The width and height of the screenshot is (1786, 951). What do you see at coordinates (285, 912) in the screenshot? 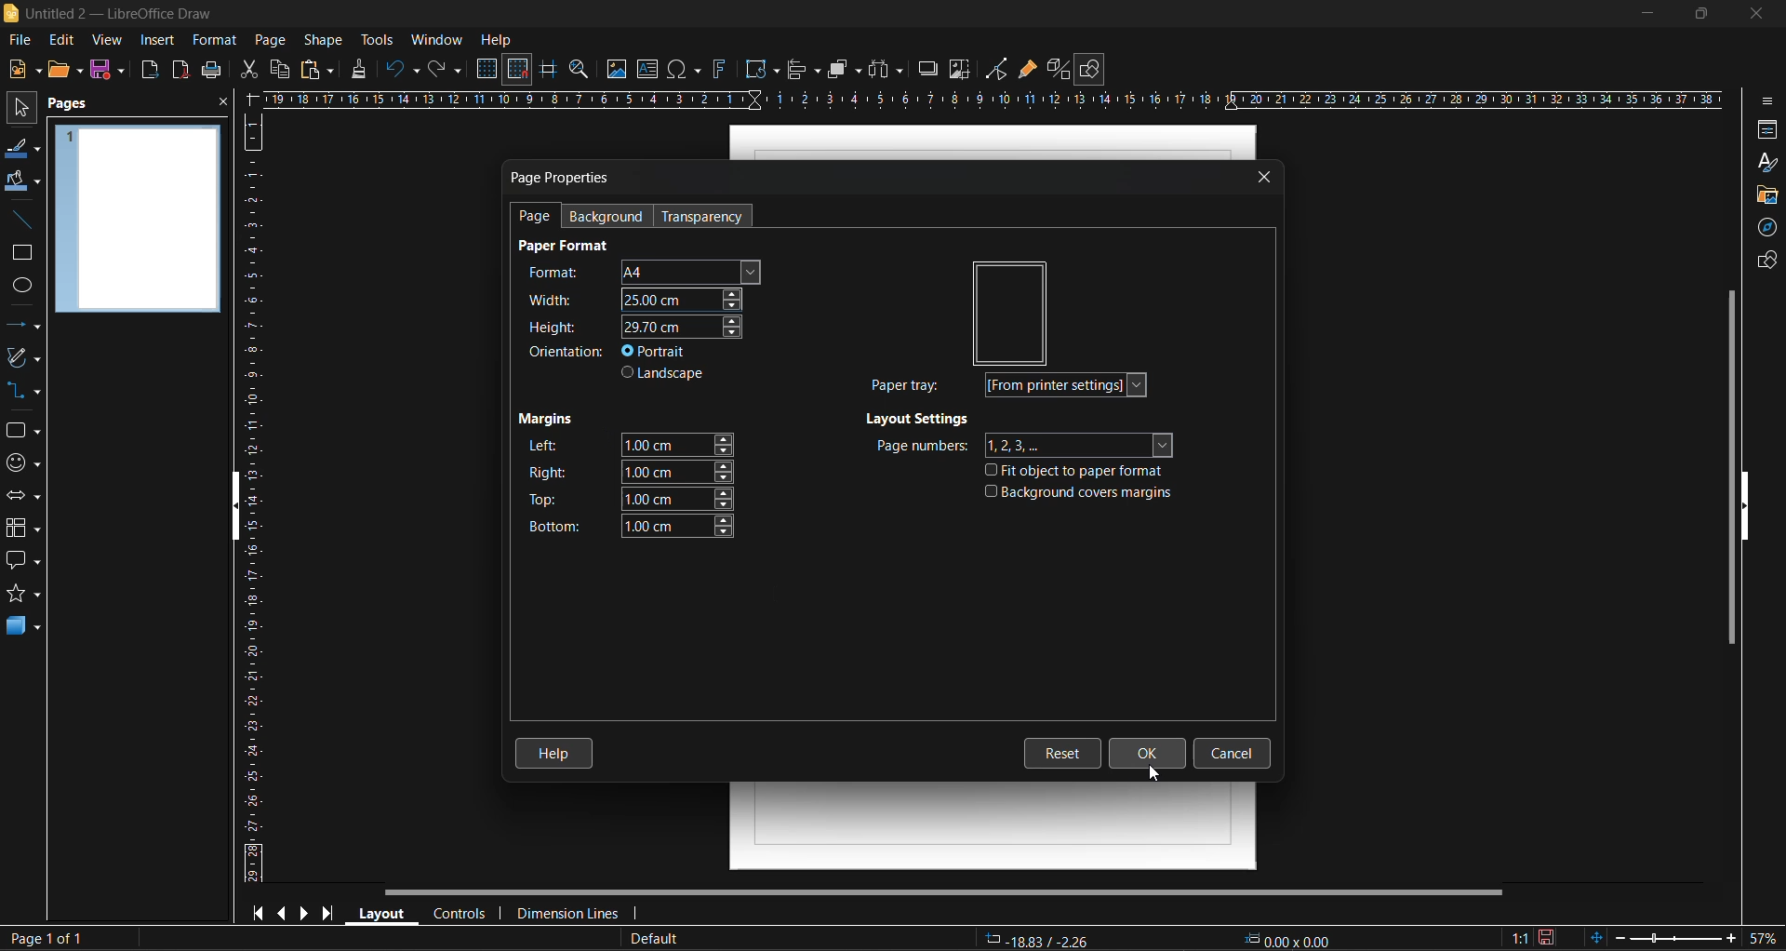
I see `previous` at bounding box center [285, 912].